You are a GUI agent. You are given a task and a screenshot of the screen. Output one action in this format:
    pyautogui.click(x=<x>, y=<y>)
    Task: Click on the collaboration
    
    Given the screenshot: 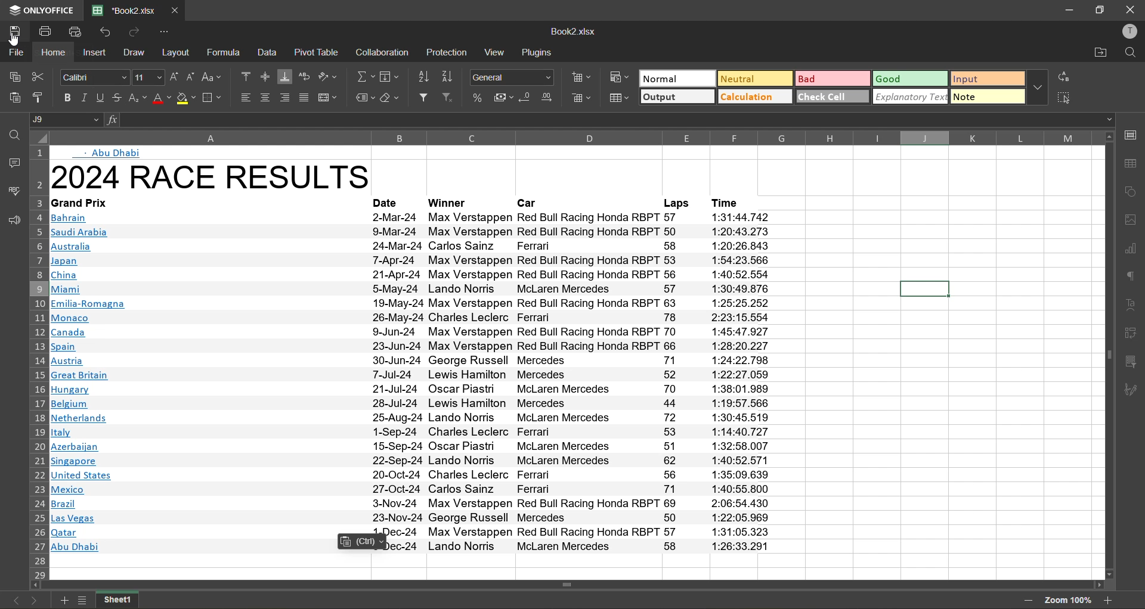 What is the action you would take?
    pyautogui.click(x=382, y=55)
    